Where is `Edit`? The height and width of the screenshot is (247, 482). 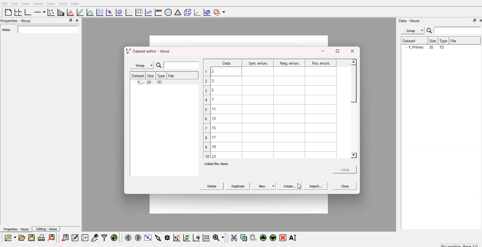 Edit is located at coordinates (14, 3).